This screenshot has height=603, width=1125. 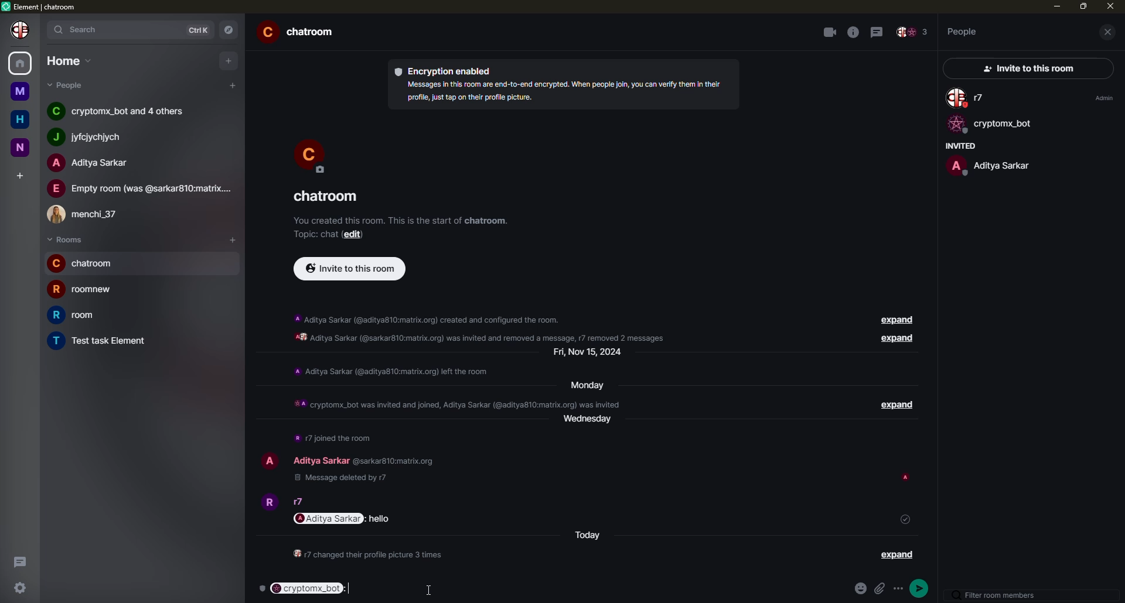 What do you see at coordinates (592, 424) in the screenshot?
I see `day` at bounding box center [592, 424].